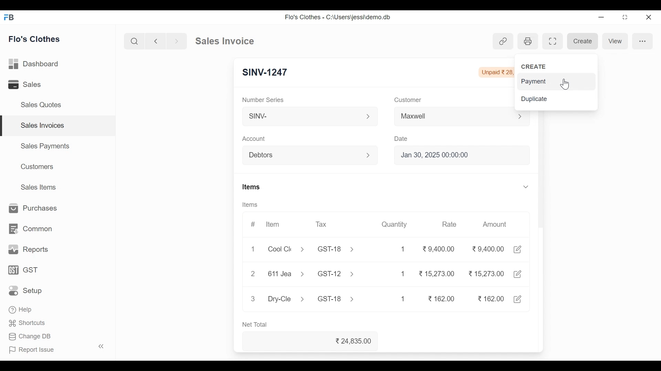 The image size is (661, 371). What do you see at coordinates (625, 18) in the screenshot?
I see `Restore` at bounding box center [625, 18].